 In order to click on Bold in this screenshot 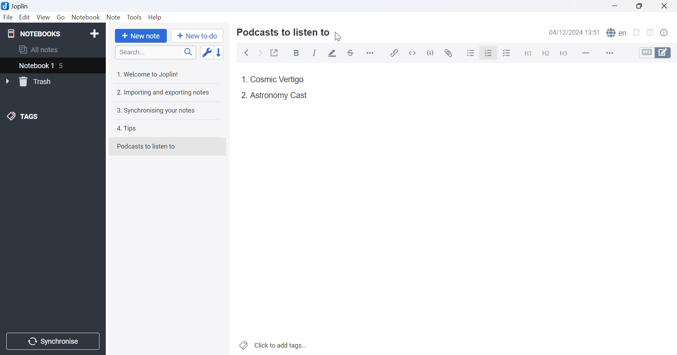, I will do `click(298, 53)`.